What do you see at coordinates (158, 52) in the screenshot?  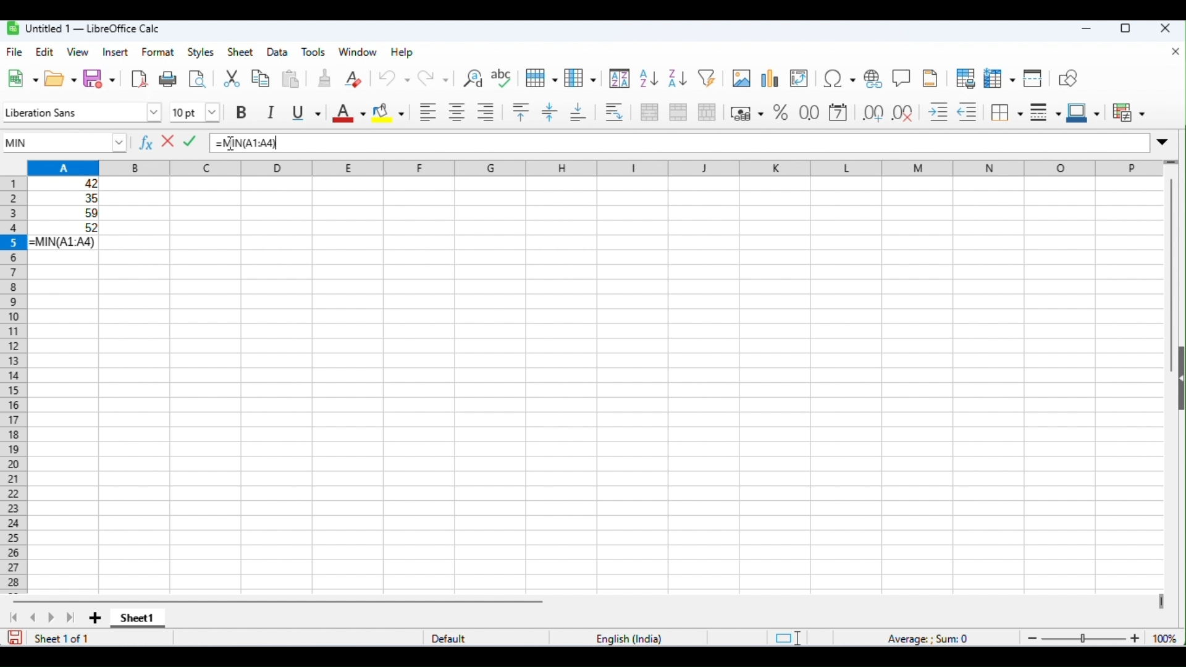 I see `format` at bounding box center [158, 52].